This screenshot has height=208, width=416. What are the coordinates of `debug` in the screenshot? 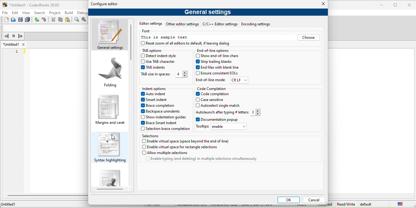 It's located at (82, 13).